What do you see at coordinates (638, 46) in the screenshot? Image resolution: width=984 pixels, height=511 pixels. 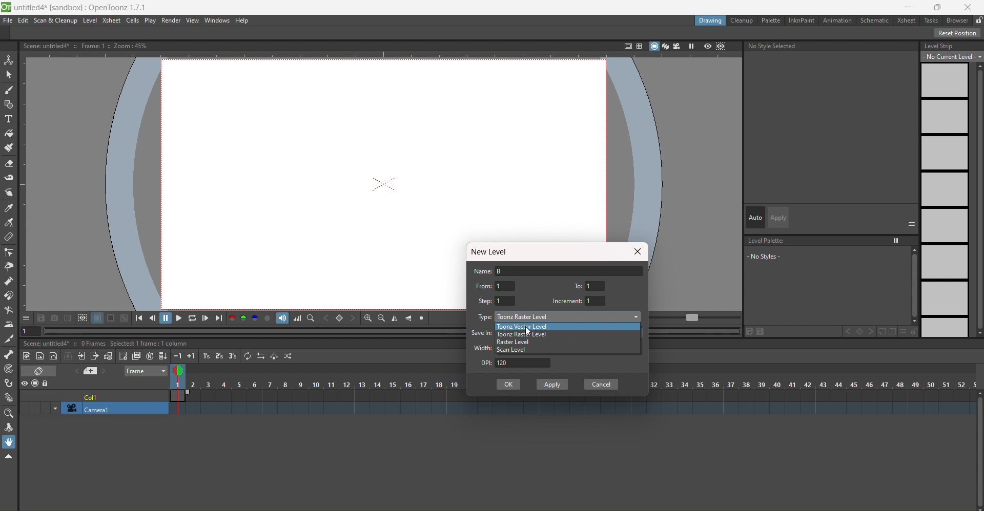 I see `field guide` at bounding box center [638, 46].